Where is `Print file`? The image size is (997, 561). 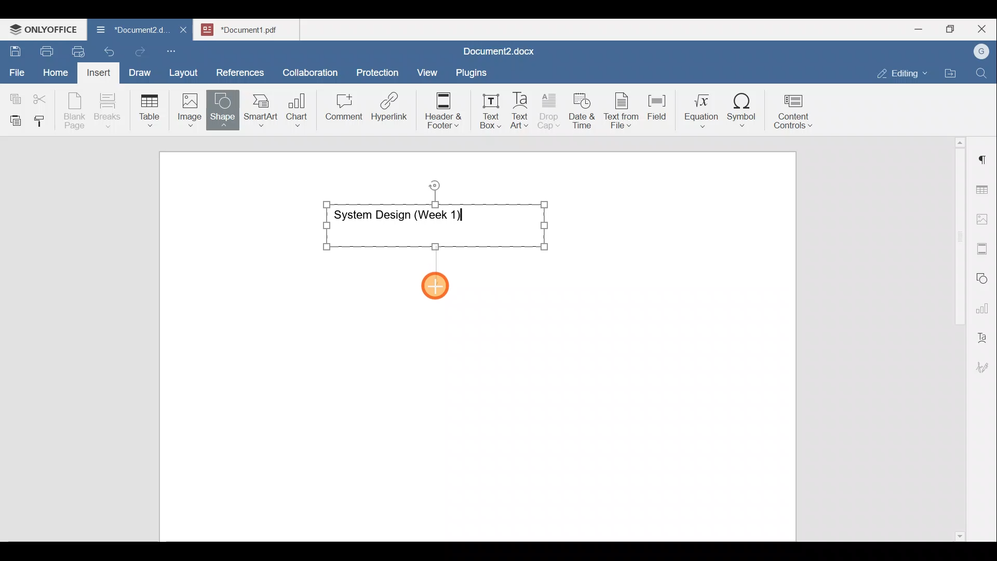 Print file is located at coordinates (45, 49).